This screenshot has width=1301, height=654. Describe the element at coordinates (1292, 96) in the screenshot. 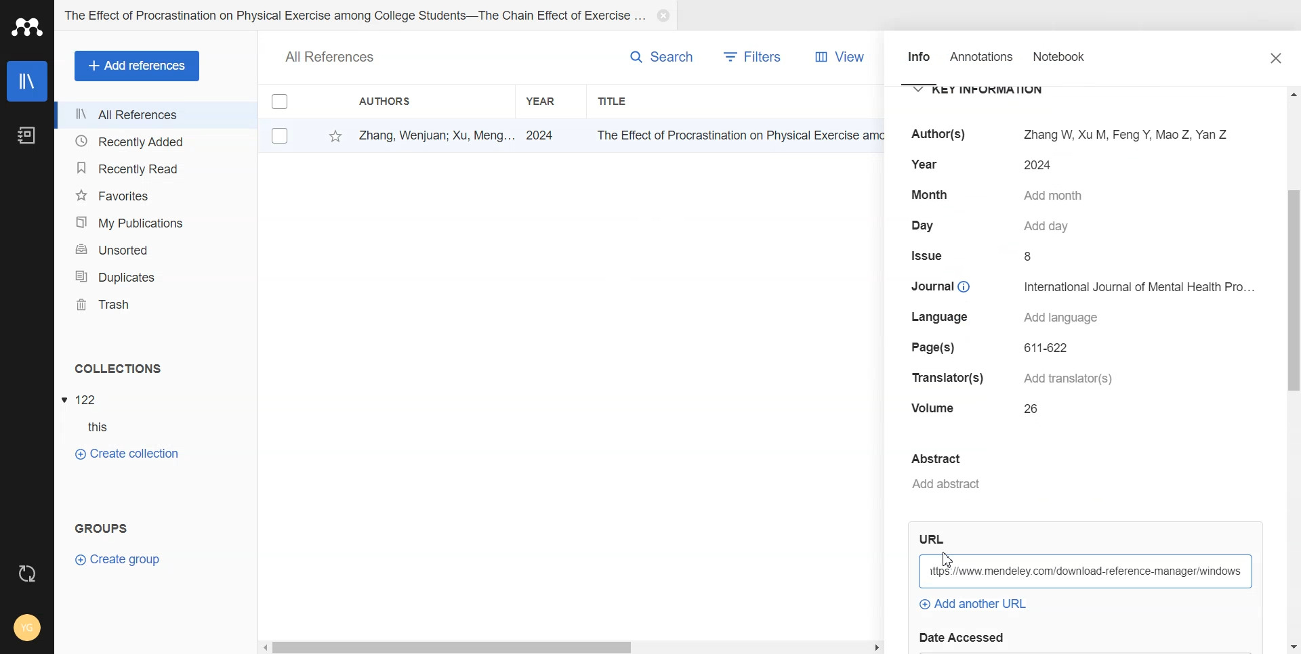

I see `Up` at that location.